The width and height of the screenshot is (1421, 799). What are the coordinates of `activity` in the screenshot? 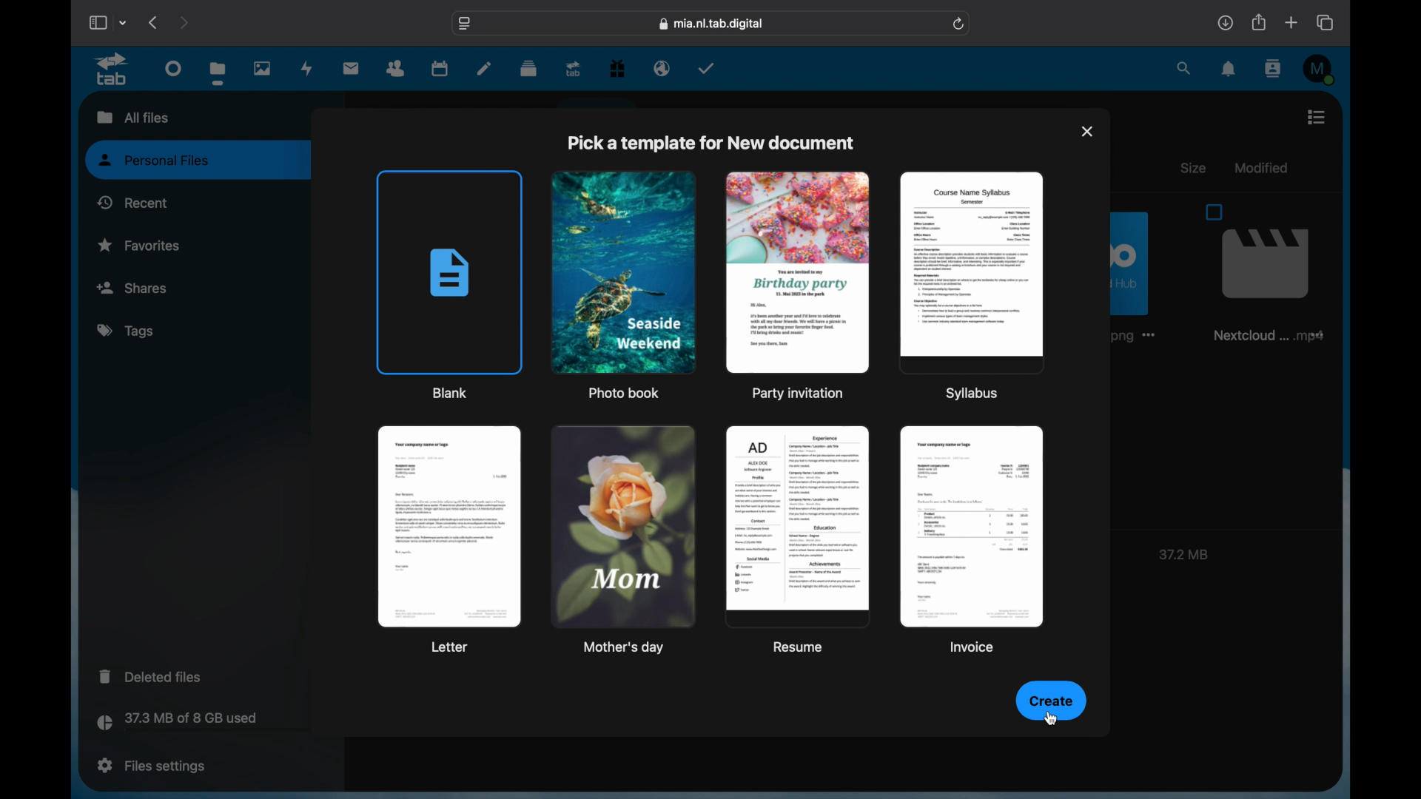 It's located at (307, 70).